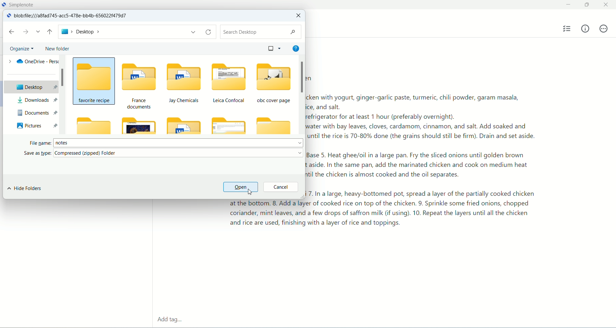  I want to click on actions, so click(603, 29).